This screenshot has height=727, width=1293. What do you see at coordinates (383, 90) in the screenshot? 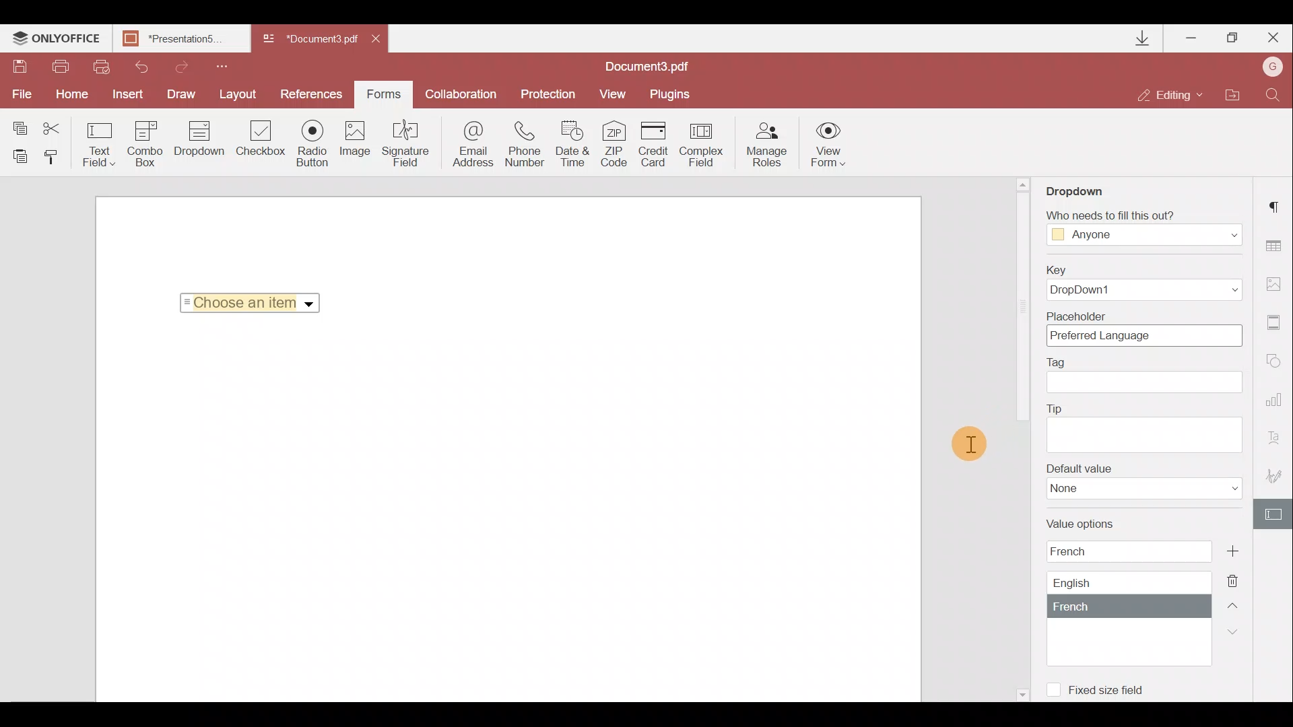
I see `Forms` at bounding box center [383, 90].